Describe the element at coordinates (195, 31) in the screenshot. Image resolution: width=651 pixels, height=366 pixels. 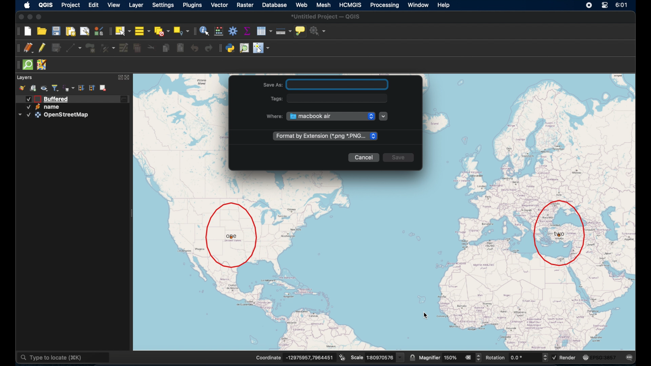
I see `drag handle` at that location.